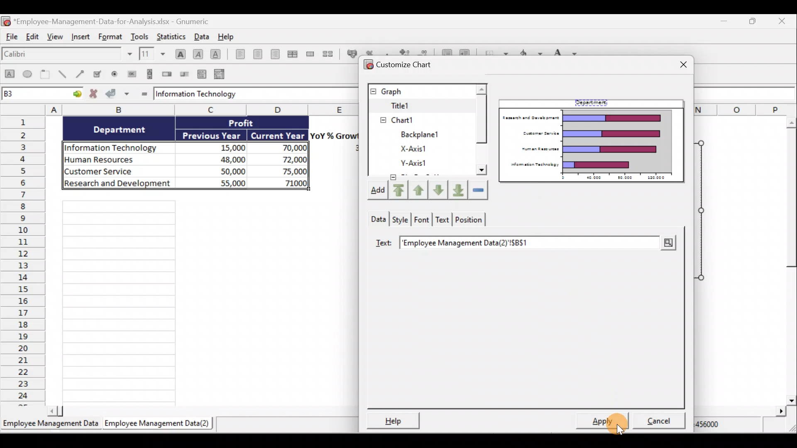 The width and height of the screenshot is (797, 448). I want to click on Tools, so click(142, 36).